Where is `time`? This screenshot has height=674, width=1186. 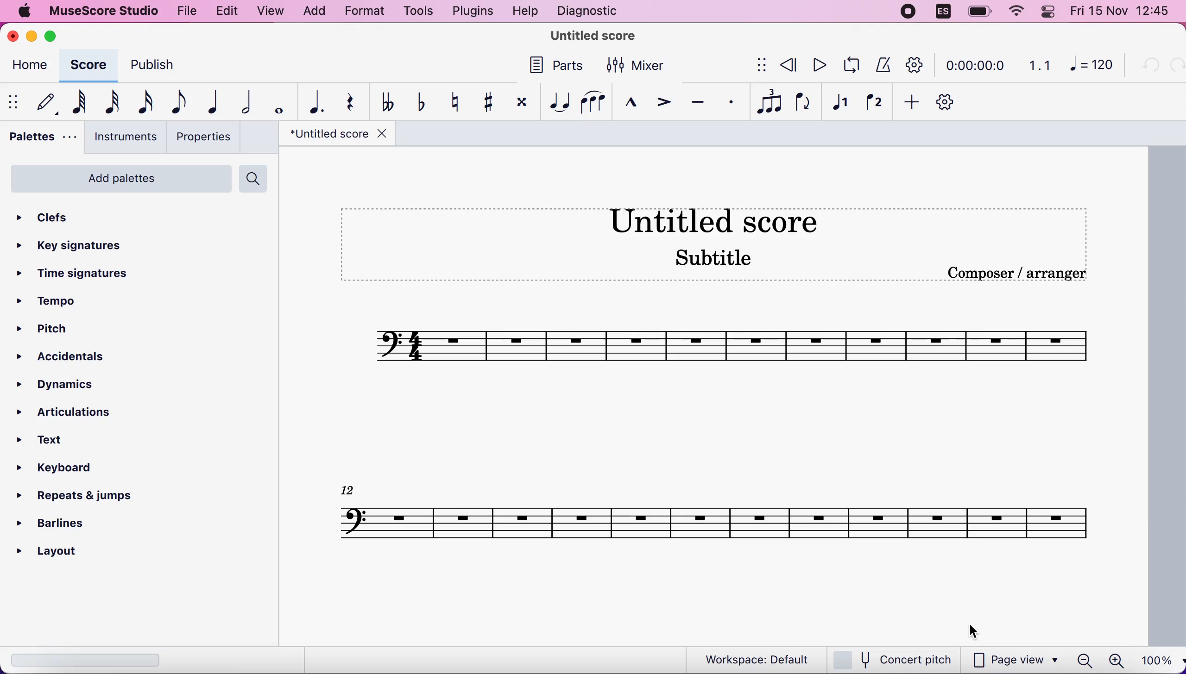
time is located at coordinates (974, 67).